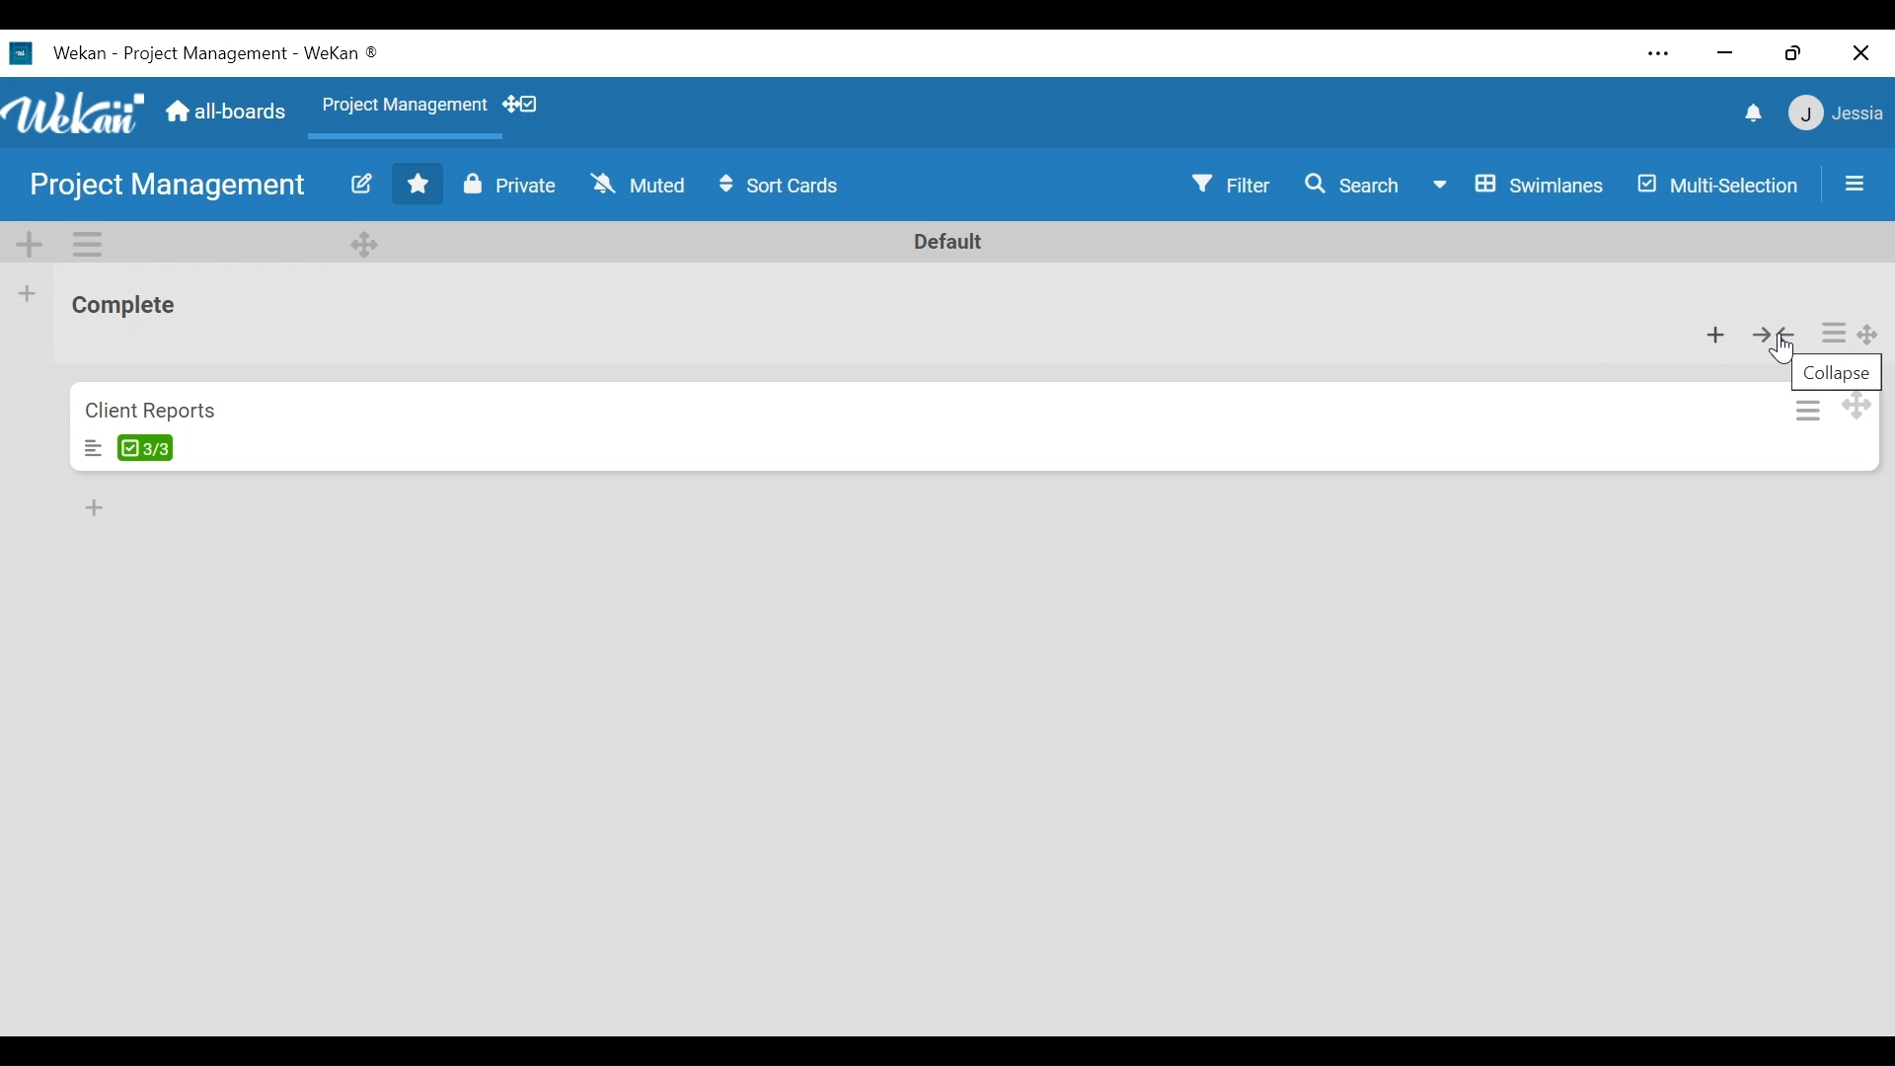 This screenshot has height=1066, width=1895. What do you see at coordinates (1716, 333) in the screenshot?
I see `Add Card to top of the list` at bounding box center [1716, 333].